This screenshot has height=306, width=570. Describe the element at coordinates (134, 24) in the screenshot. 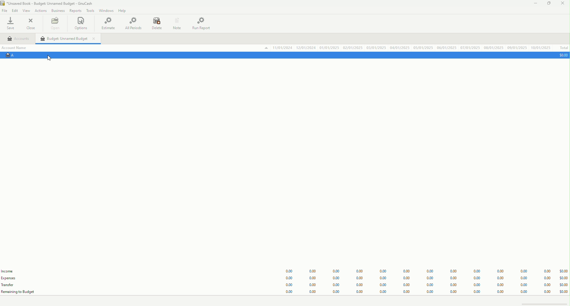

I see `All Periods` at that location.